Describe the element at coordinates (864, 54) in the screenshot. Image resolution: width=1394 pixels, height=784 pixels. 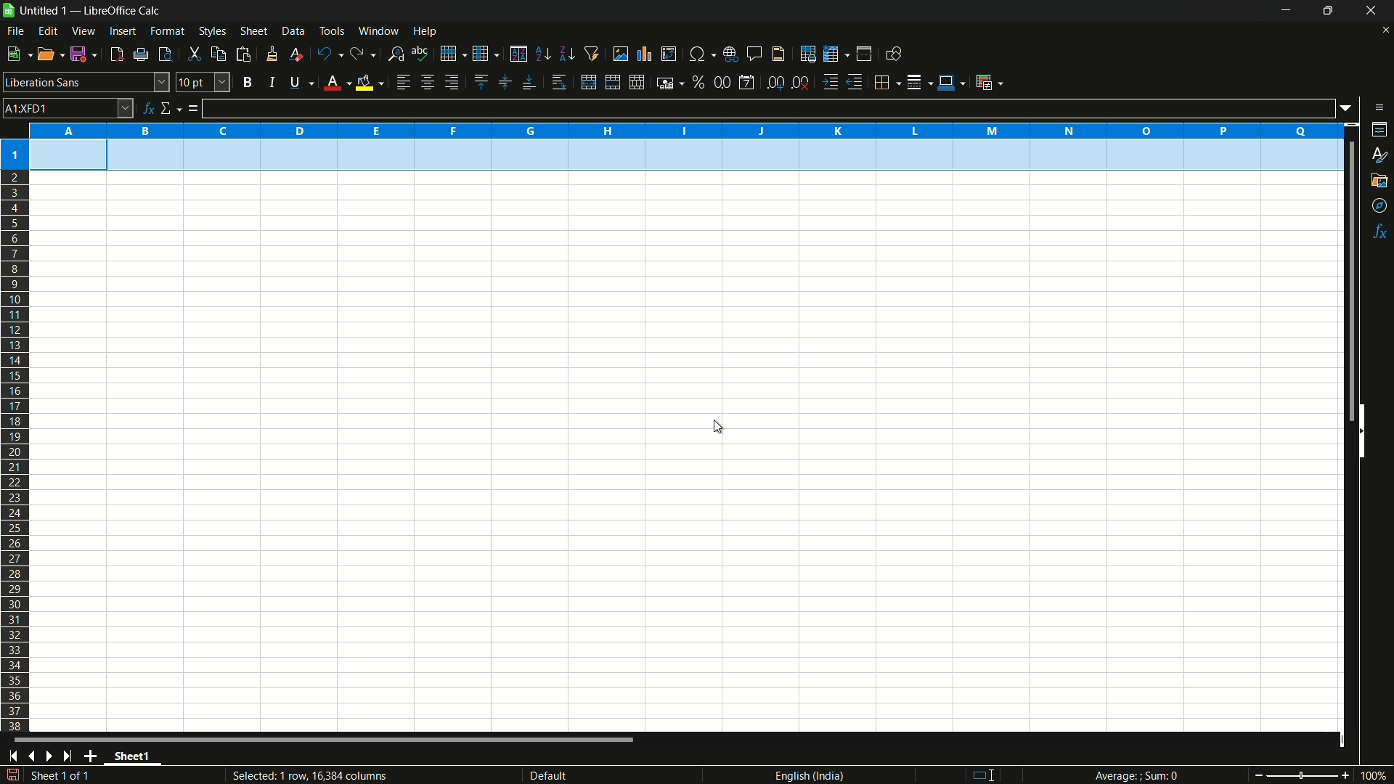
I see `split window` at that location.